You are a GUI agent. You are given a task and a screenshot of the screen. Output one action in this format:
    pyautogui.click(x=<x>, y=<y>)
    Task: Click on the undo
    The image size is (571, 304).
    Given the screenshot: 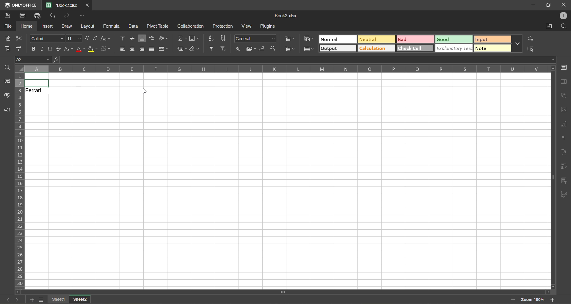 What is the action you would take?
    pyautogui.click(x=53, y=16)
    